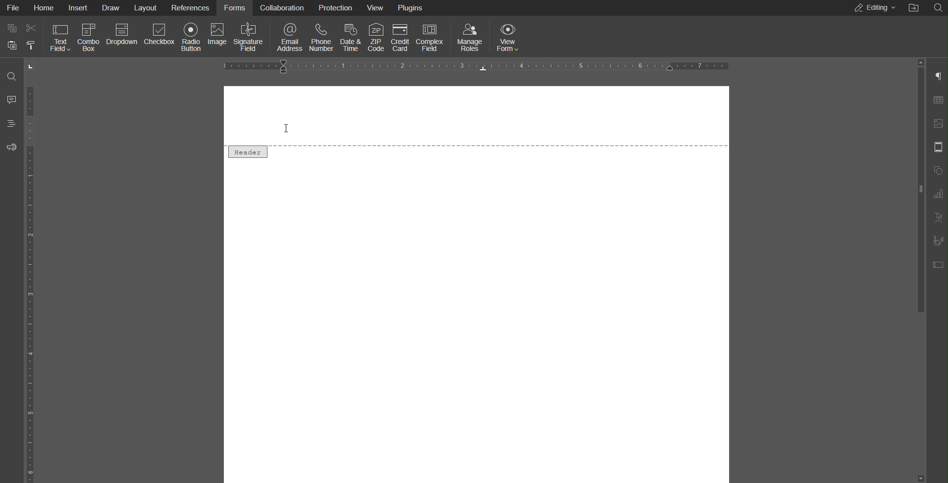 The image size is (948, 483). I want to click on Graph Settings, so click(935, 194).